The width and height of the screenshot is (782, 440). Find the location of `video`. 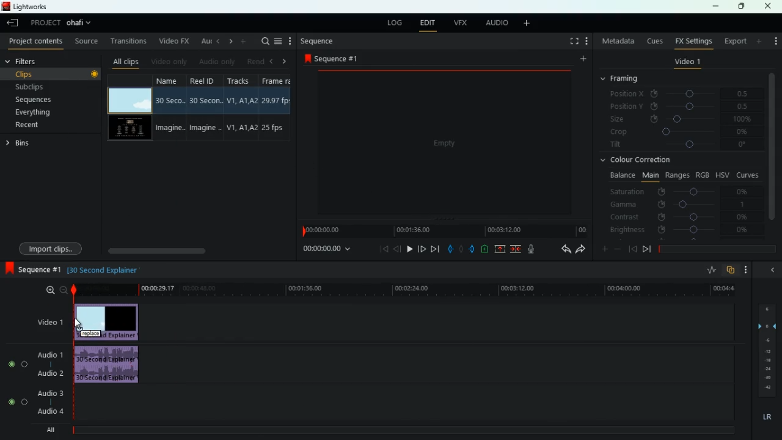

video is located at coordinates (109, 320).